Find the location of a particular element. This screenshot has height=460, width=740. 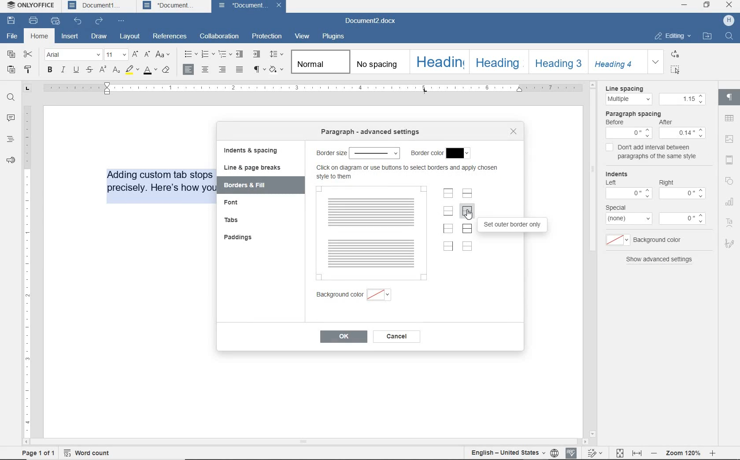

ruler is located at coordinates (28, 266).